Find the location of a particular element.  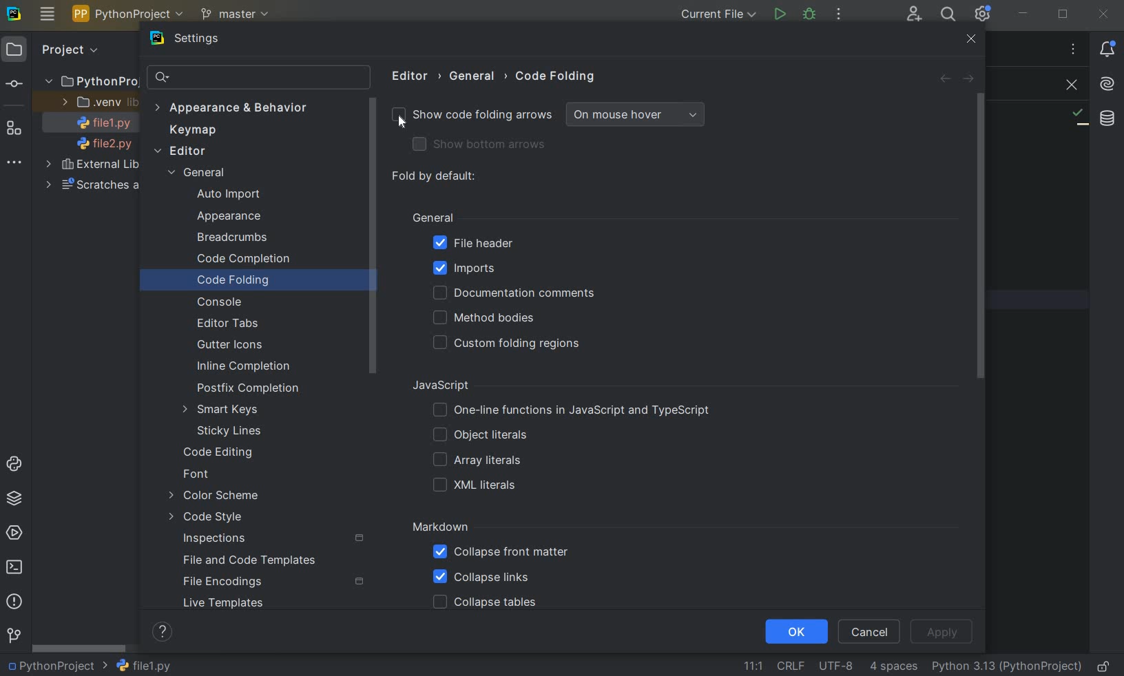

FILE NAME is located at coordinates (143, 666).